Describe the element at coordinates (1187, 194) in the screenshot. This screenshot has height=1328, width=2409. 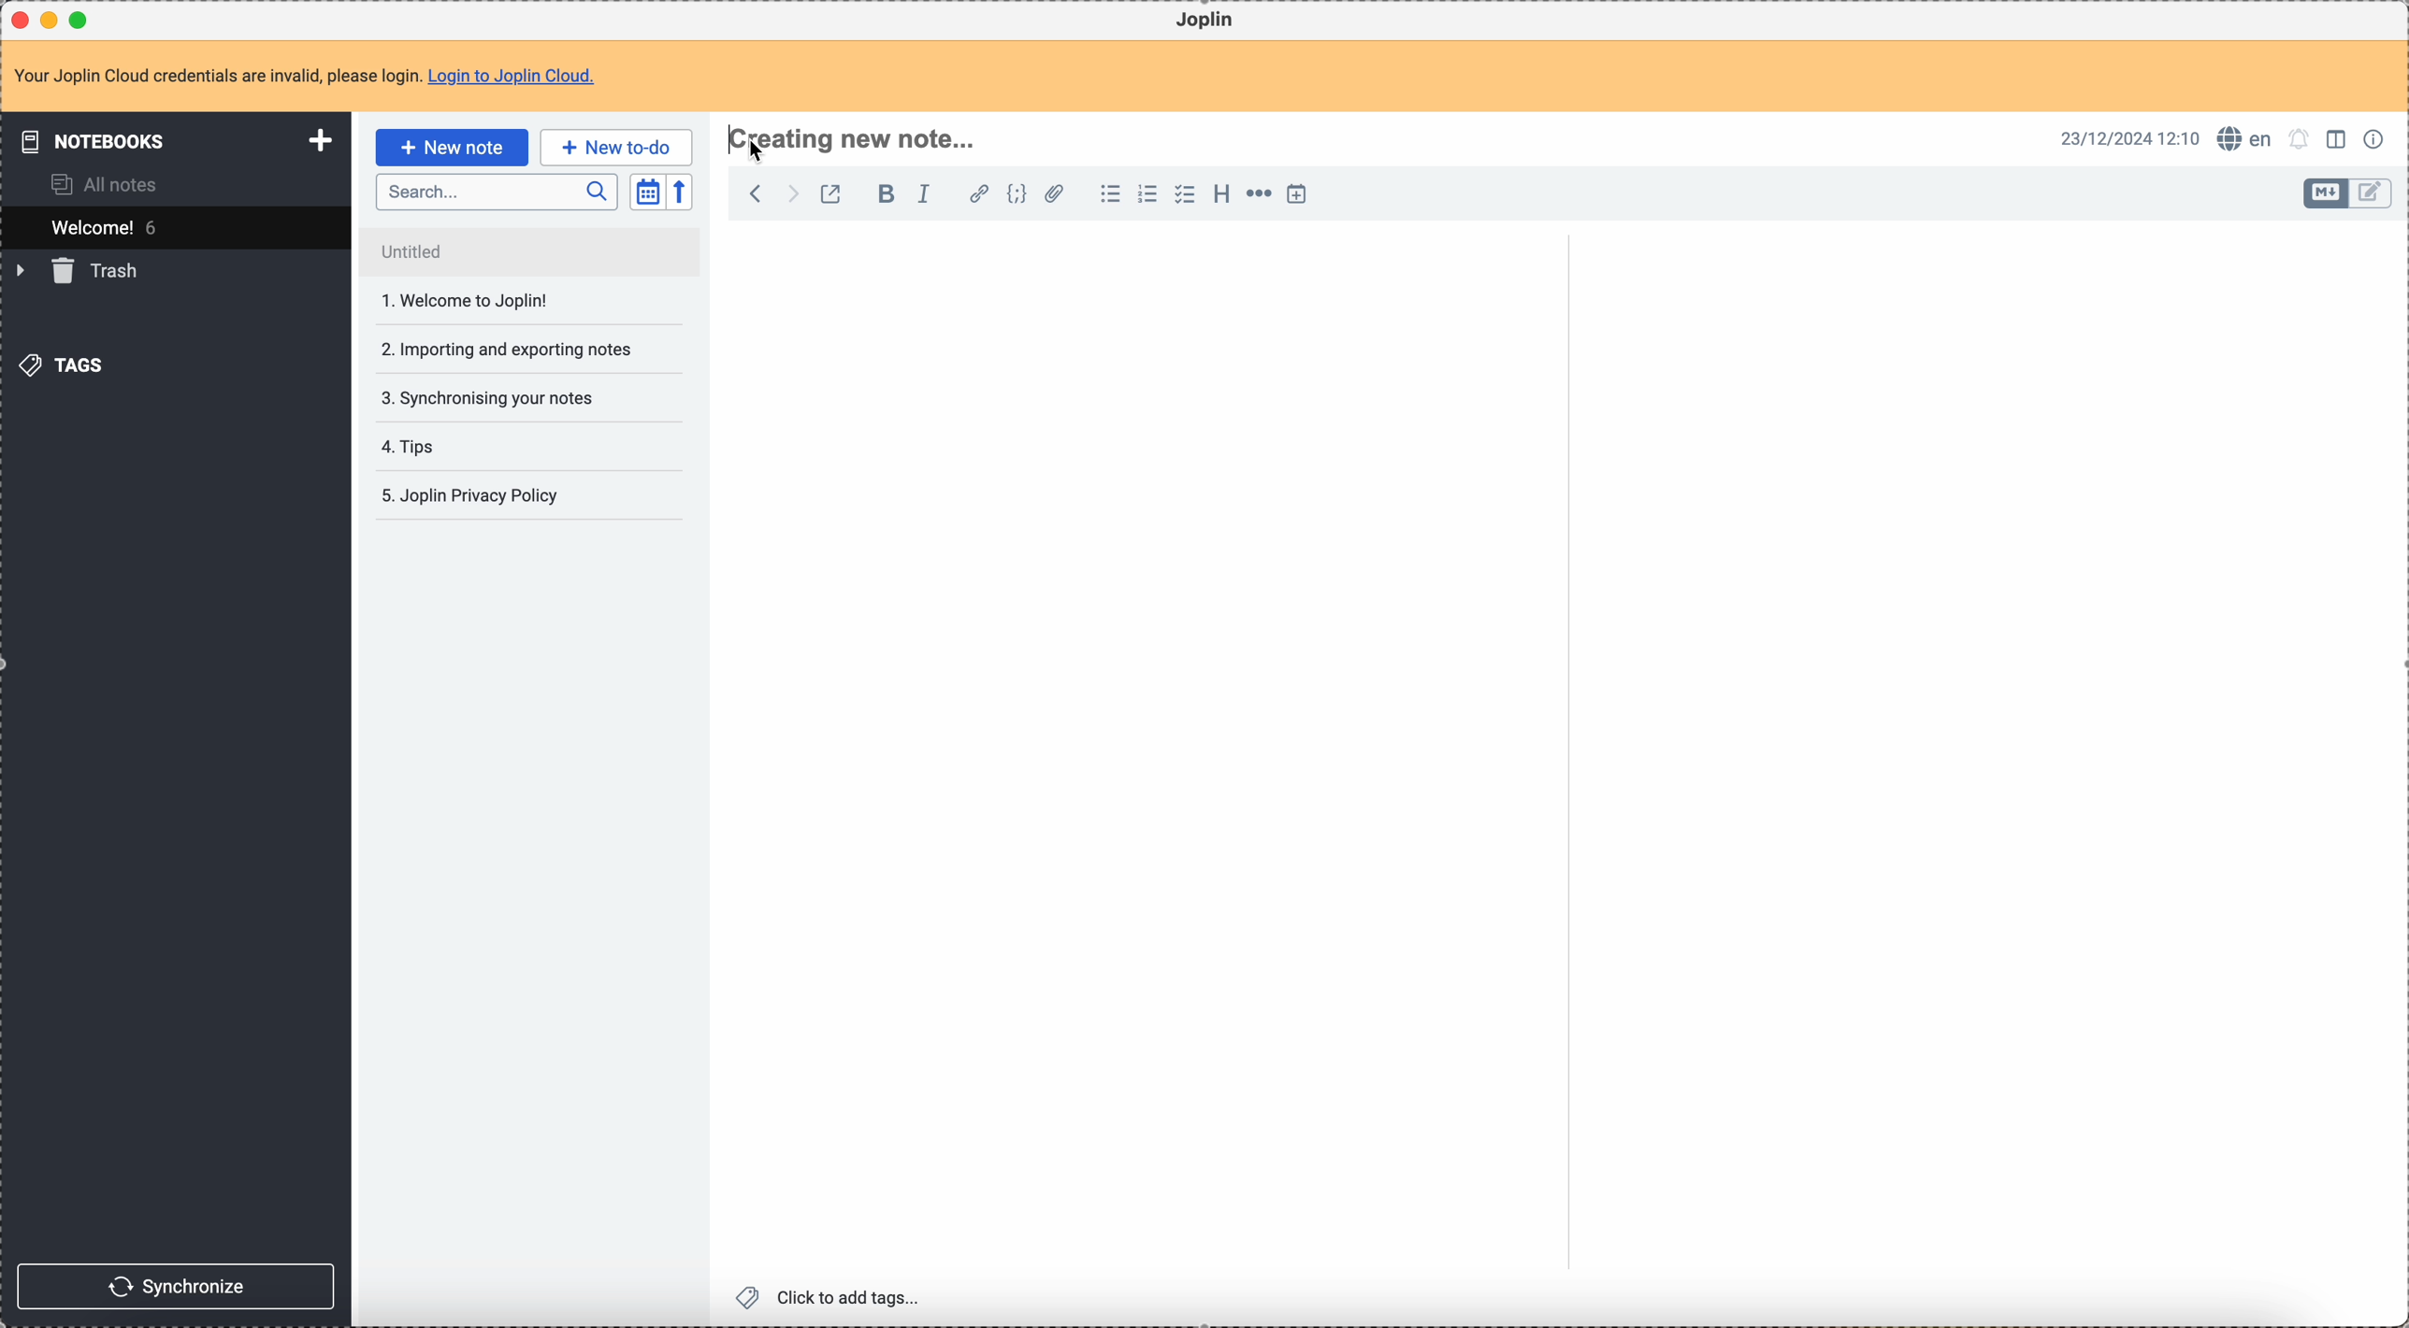
I see `checkbox` at that location.